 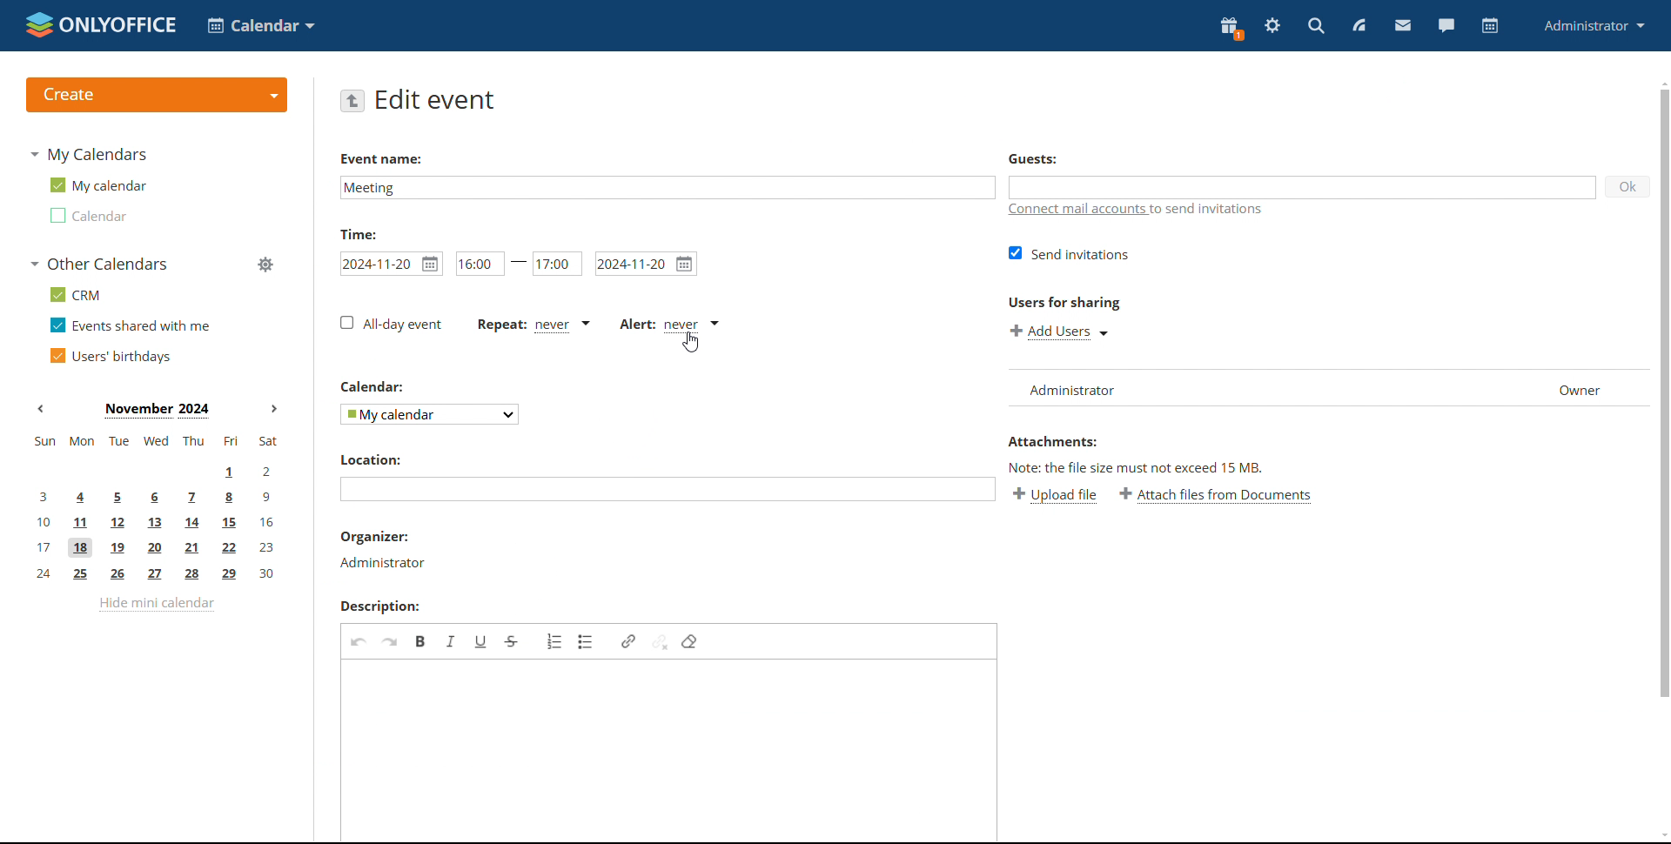 I want to click on undo, so click(x=359, y=640).